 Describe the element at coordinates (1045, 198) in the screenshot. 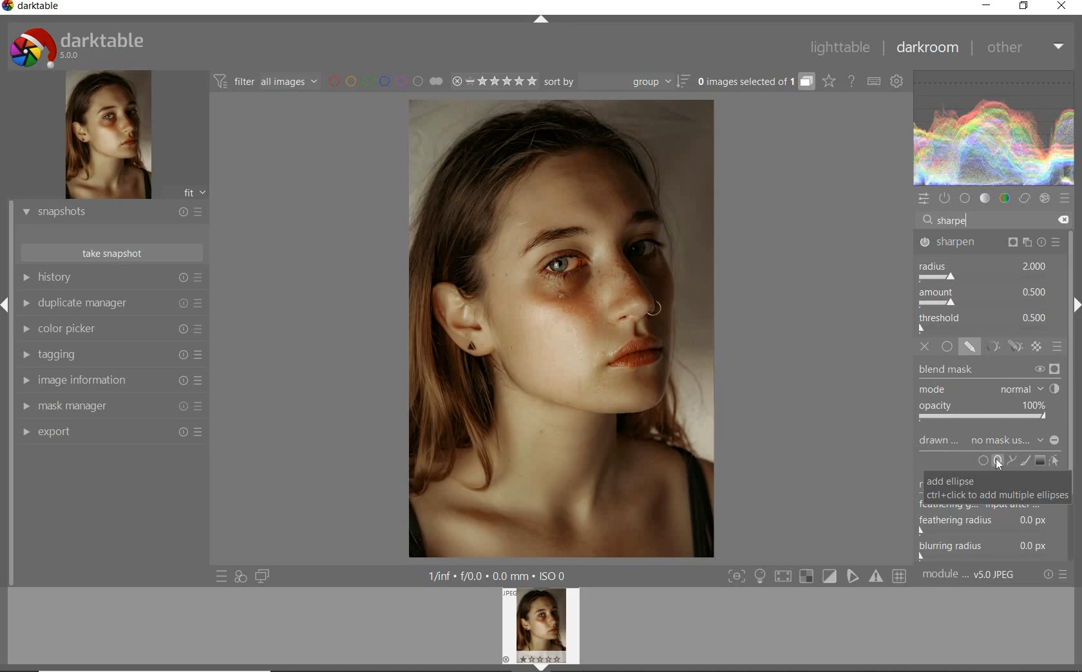

I see `effect` at that location.